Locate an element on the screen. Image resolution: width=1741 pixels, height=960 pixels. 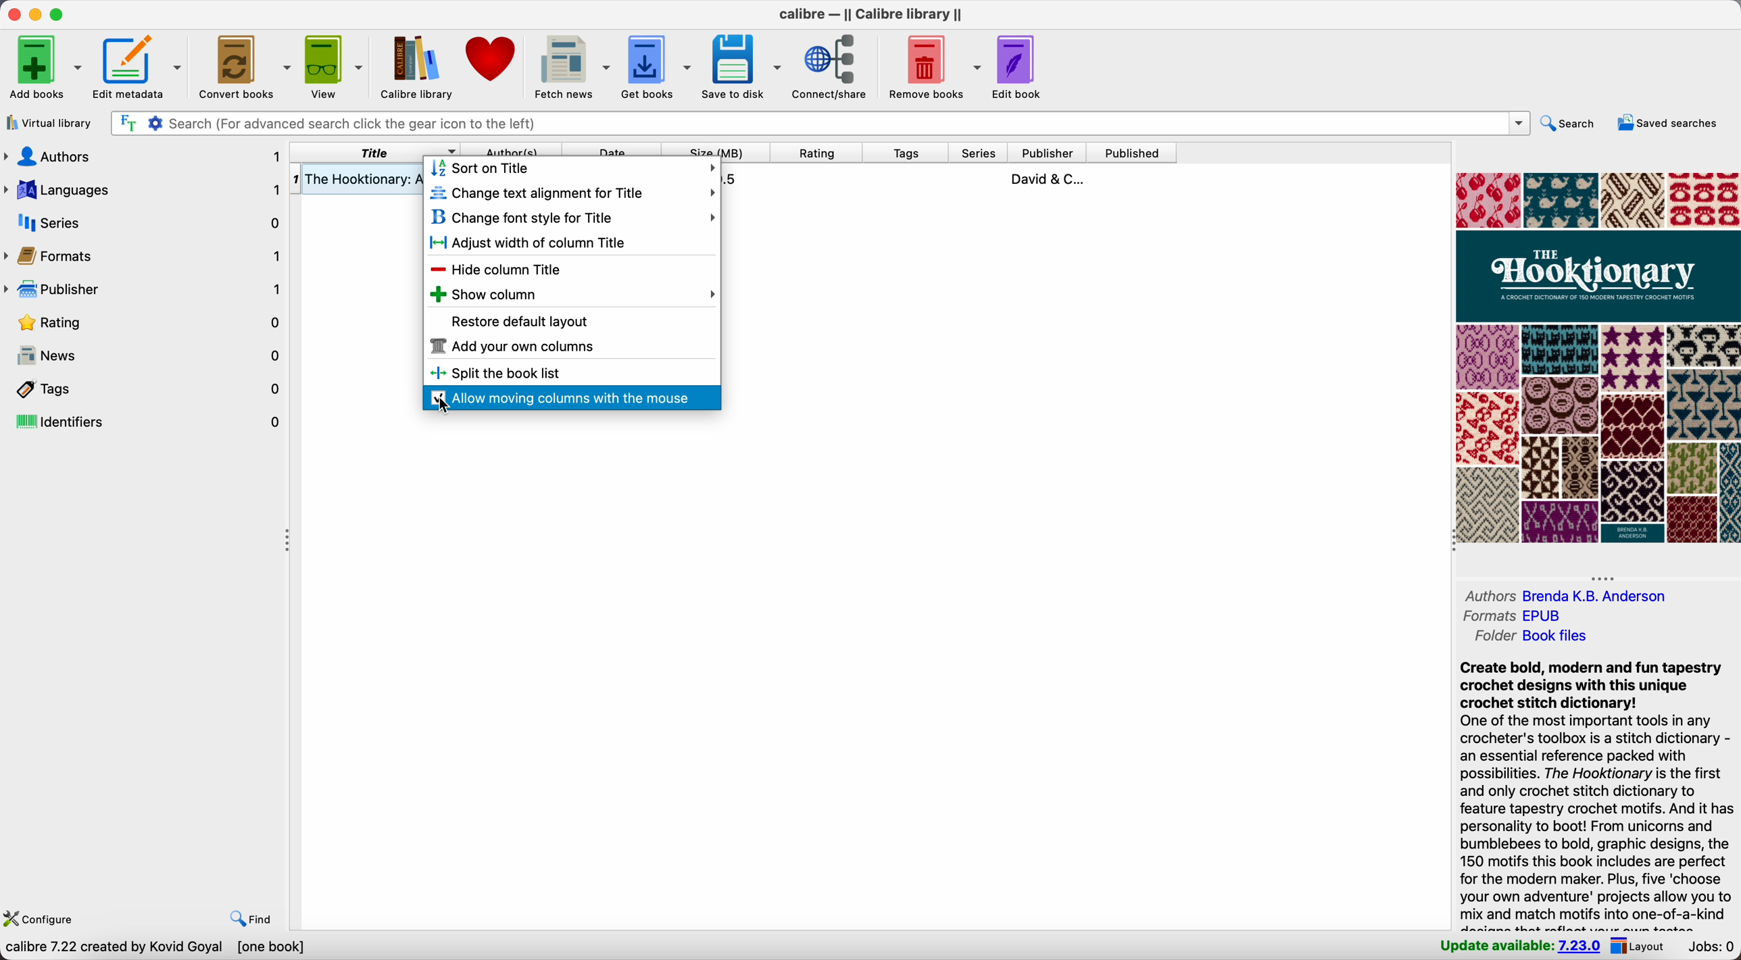
Jobs: 0 is located at coordinates (1711, 947).